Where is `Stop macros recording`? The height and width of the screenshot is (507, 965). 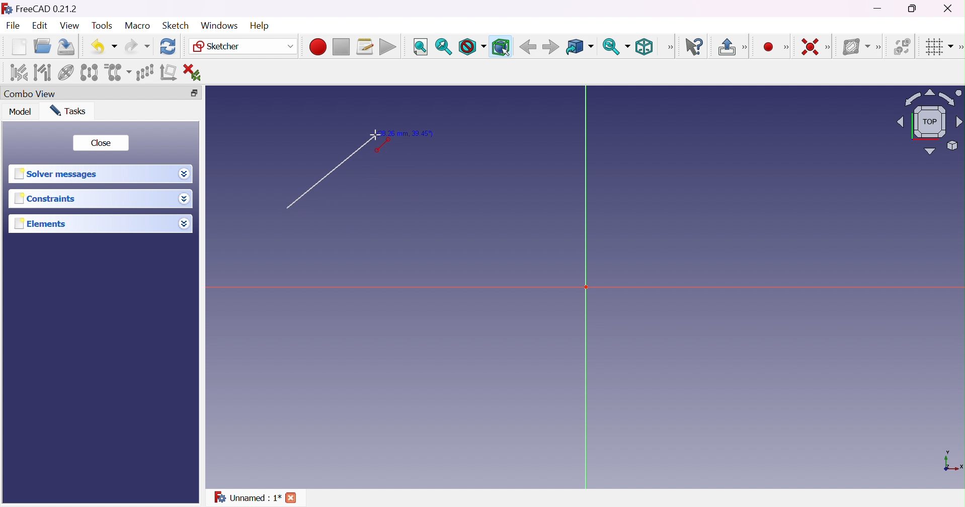
Stop macros recording is located at coordinates (341, 47).